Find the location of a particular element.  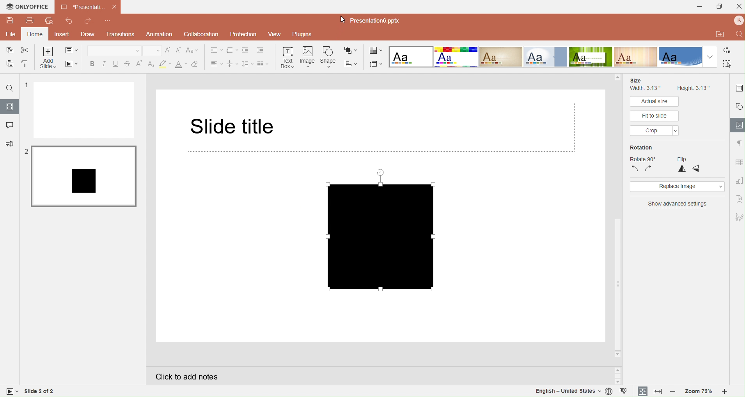

Animation is located at coordinates (159, 35).